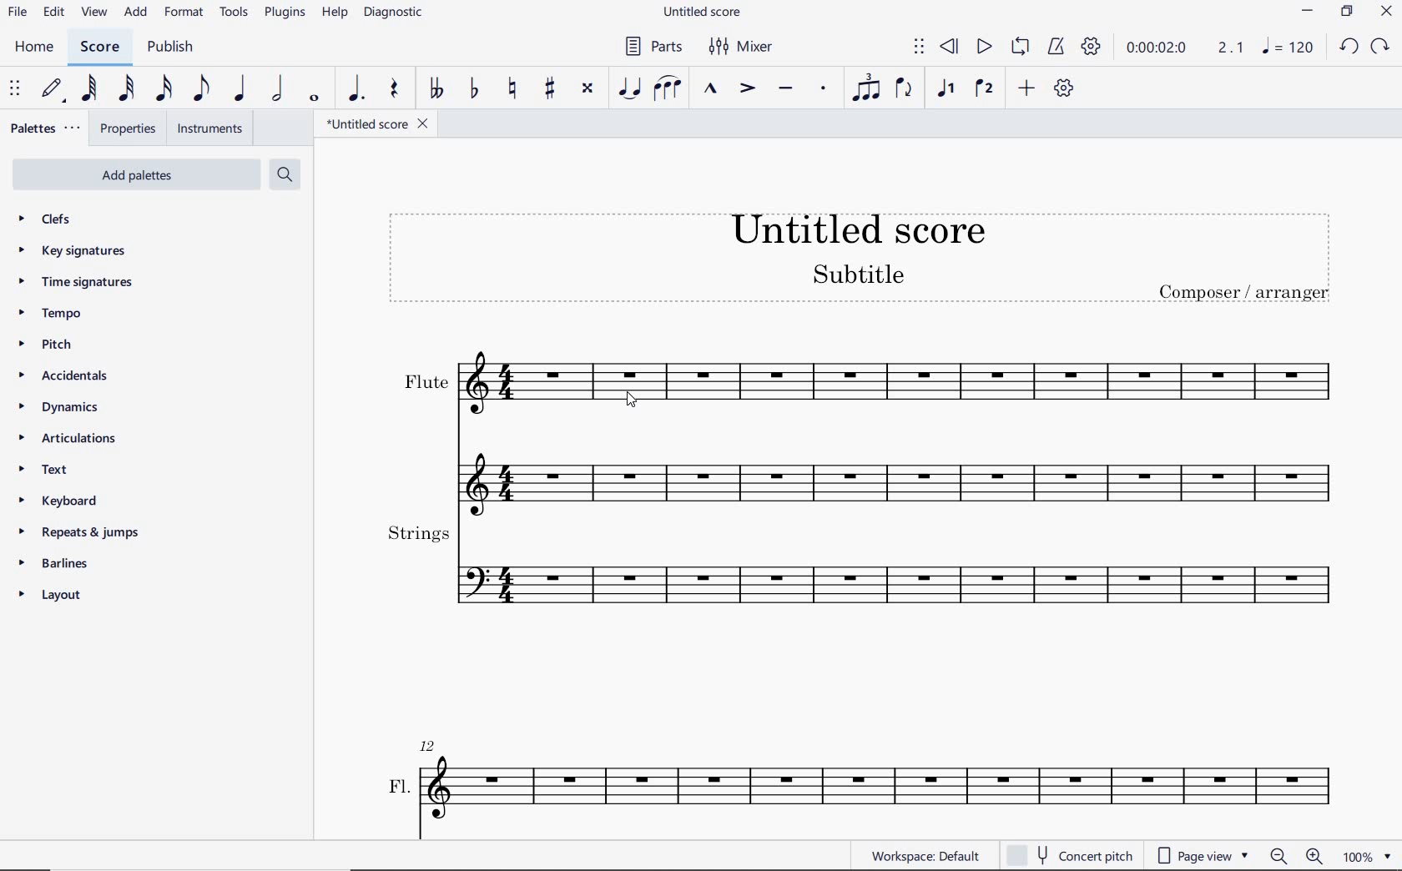  What do you see at coordinates (16, 12) in the screenshot?
I see `file` at bounding box center [16, 12].